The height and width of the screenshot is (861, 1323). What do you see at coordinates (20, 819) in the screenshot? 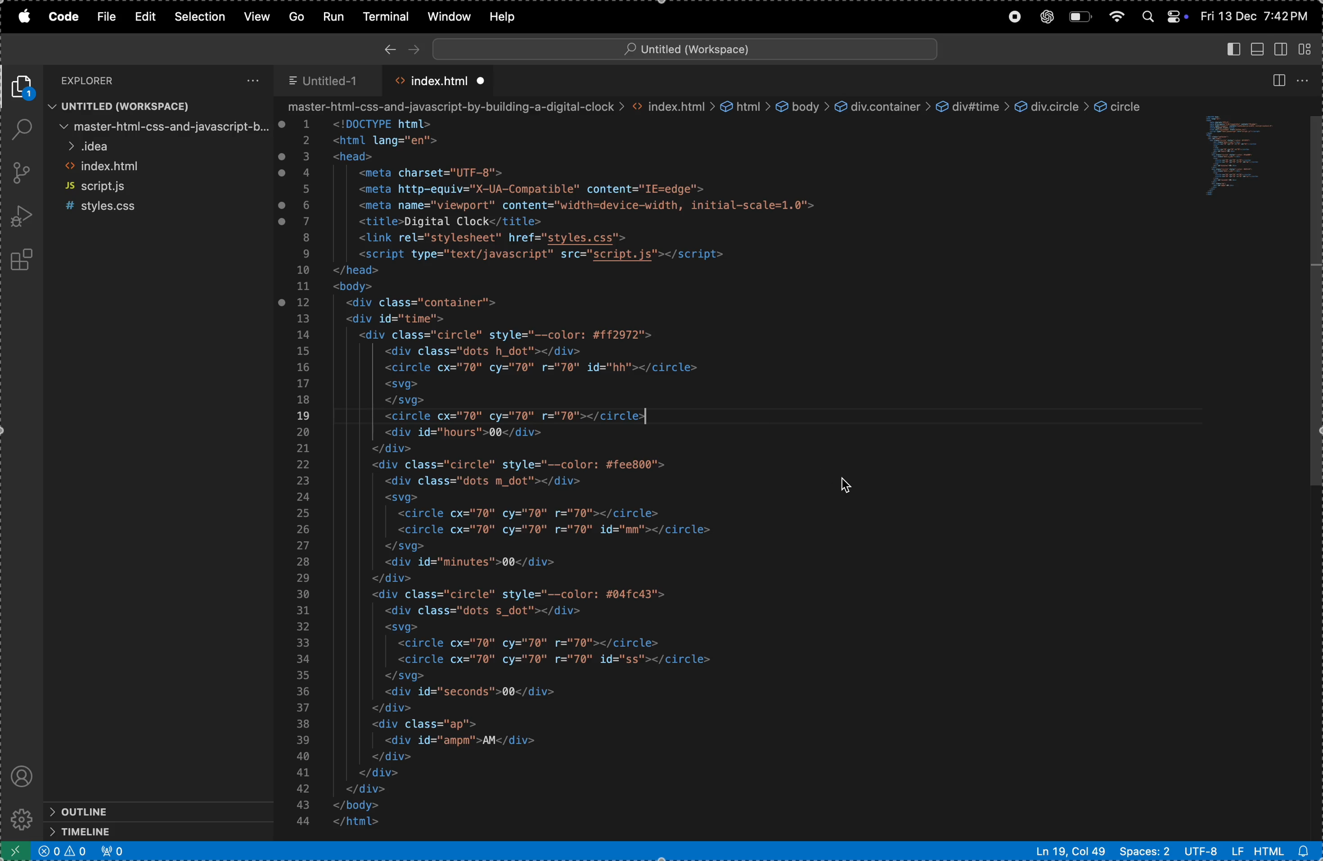
I see `settings` at bounding box center [20, 819].